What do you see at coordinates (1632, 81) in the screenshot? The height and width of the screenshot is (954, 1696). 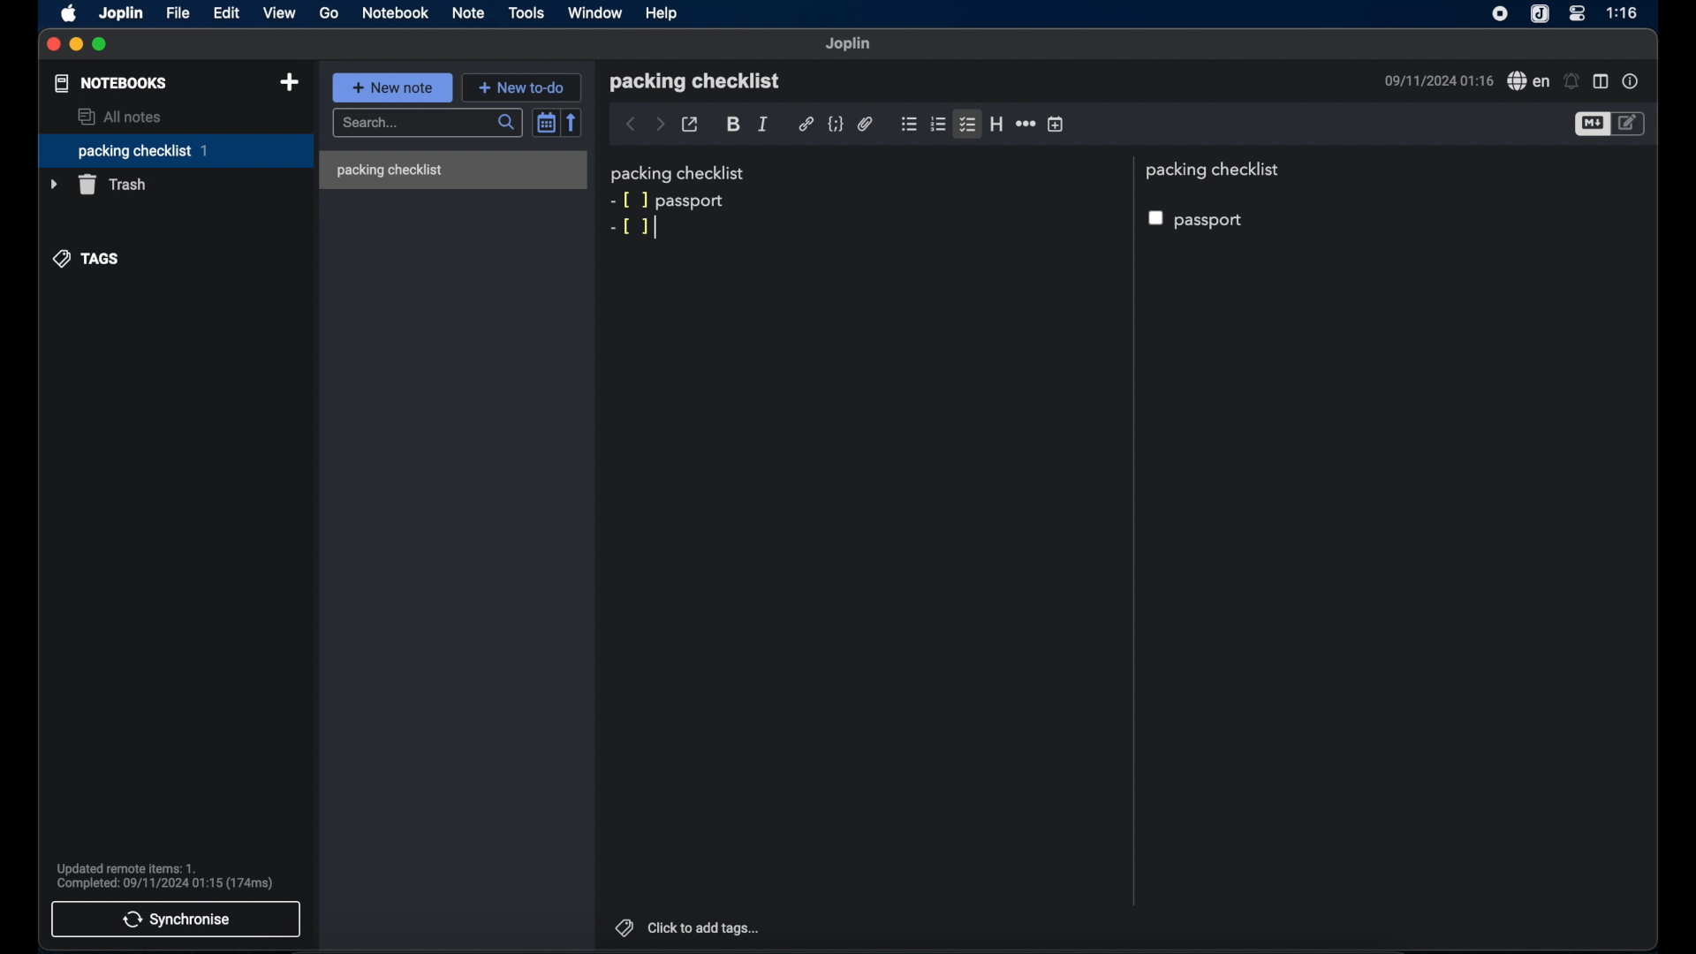 I see `note properties` at bounding box center [1632, 81].